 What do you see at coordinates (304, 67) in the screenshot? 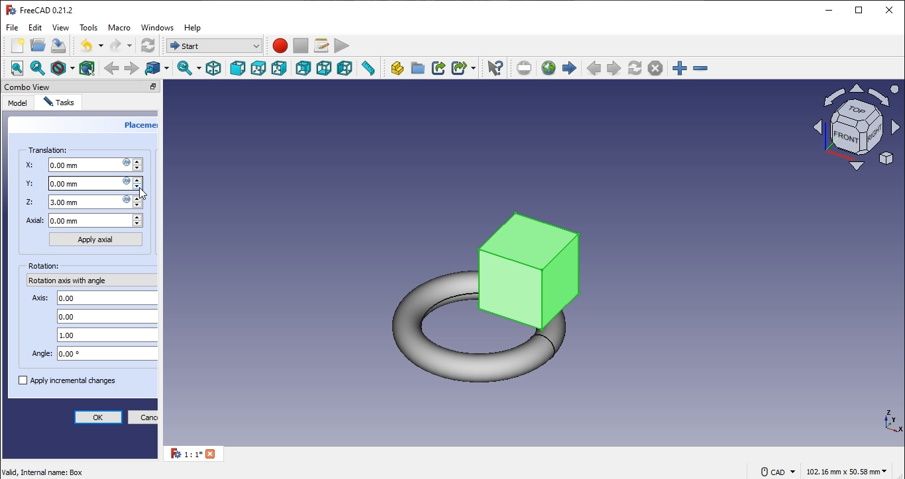
I see `rear` at bounding box center [304, 67].